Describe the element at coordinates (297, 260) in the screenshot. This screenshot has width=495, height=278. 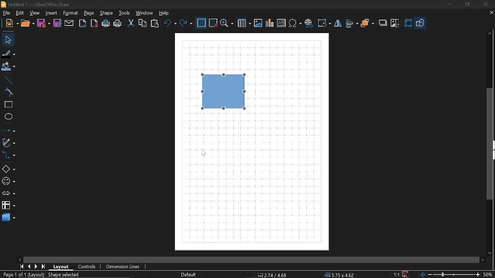
I see `Horizontal scroll bar` at that location.